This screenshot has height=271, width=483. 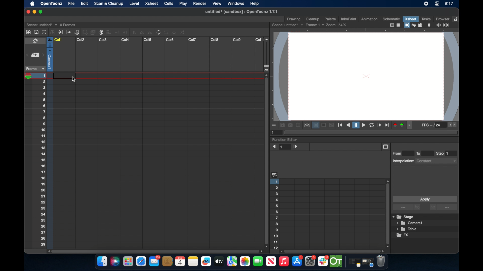 I want to click on snapshot, so click(x=290, y=125).